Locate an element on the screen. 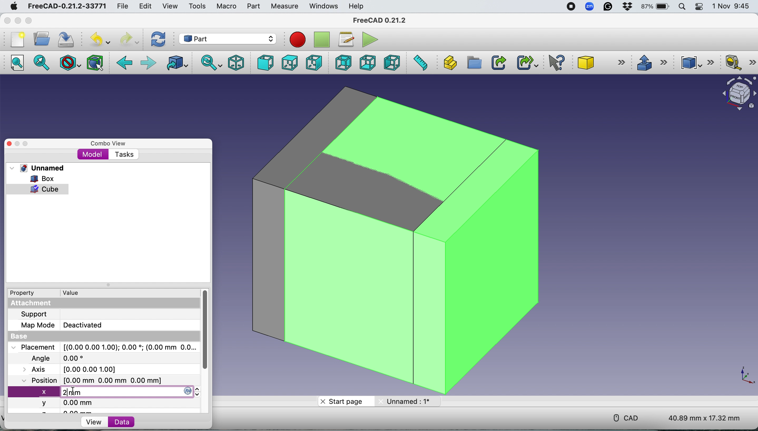 The width and height of the screenshot is (758, 431). Fit all is located at coordinates (20, 63).